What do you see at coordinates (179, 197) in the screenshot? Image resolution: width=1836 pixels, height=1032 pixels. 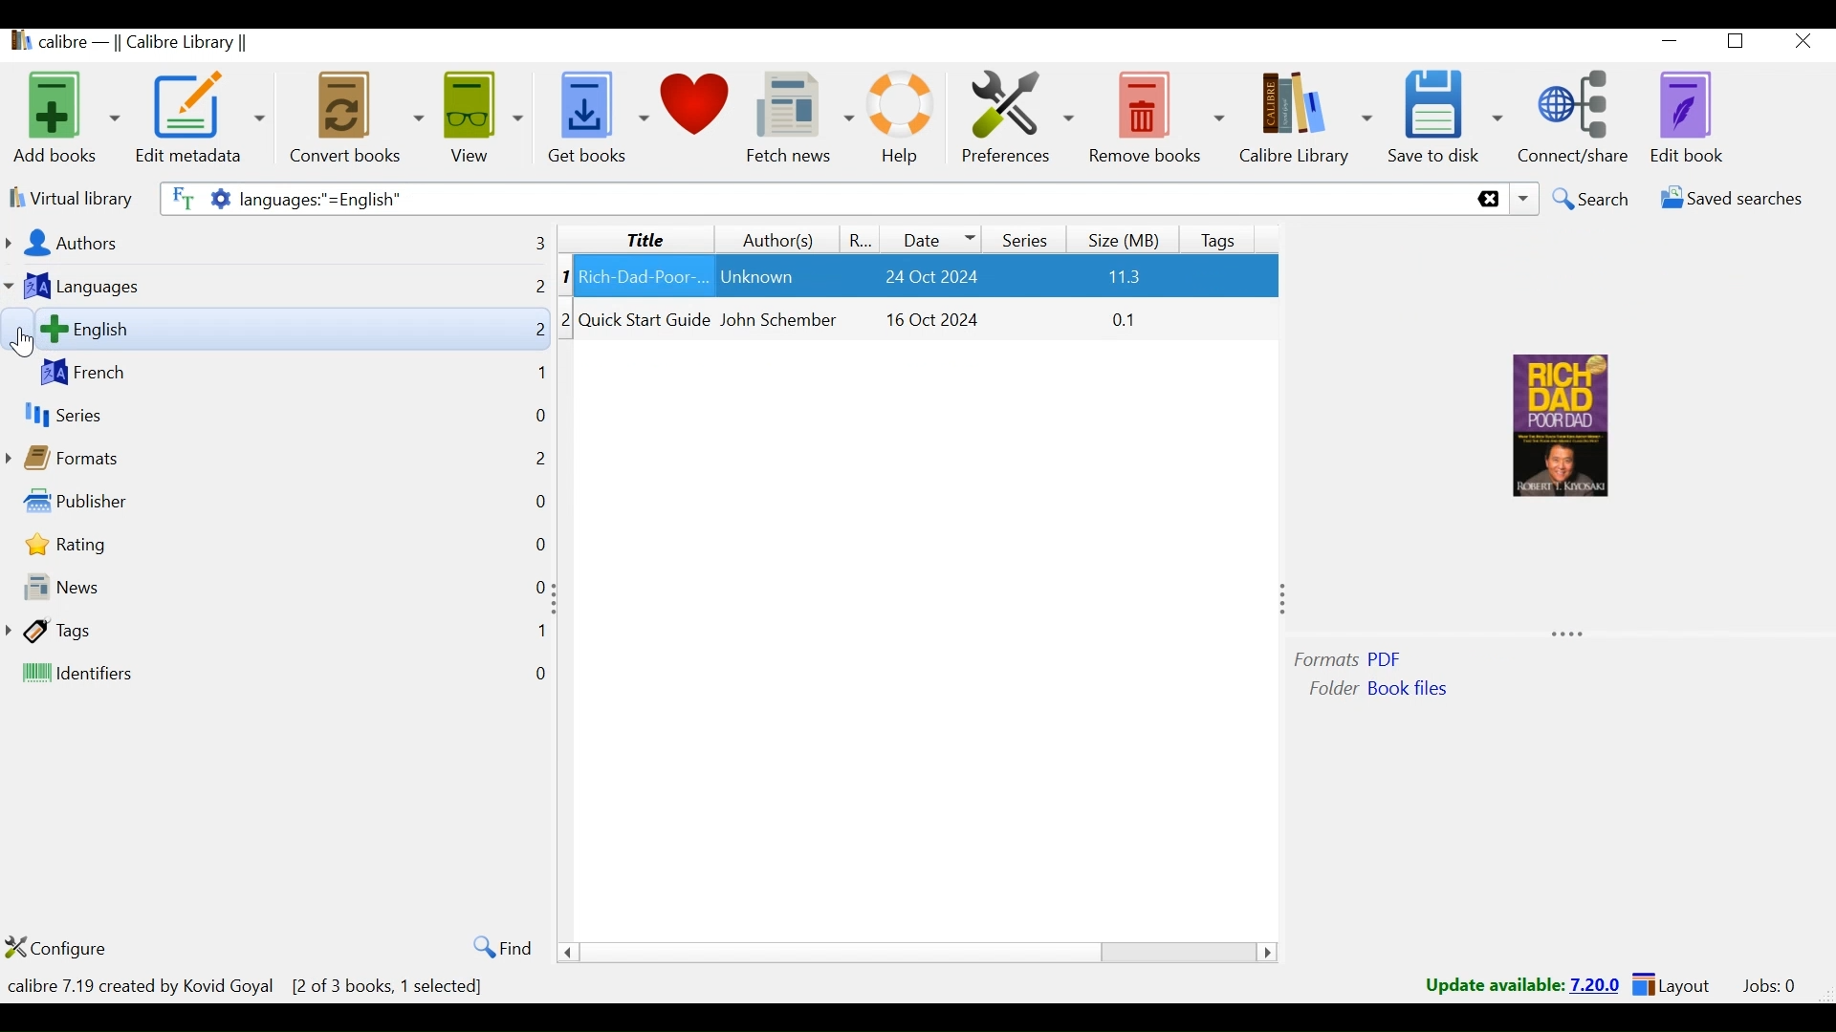 I see `Search by texts in all books in the libary` at bounding box center [179, 197].